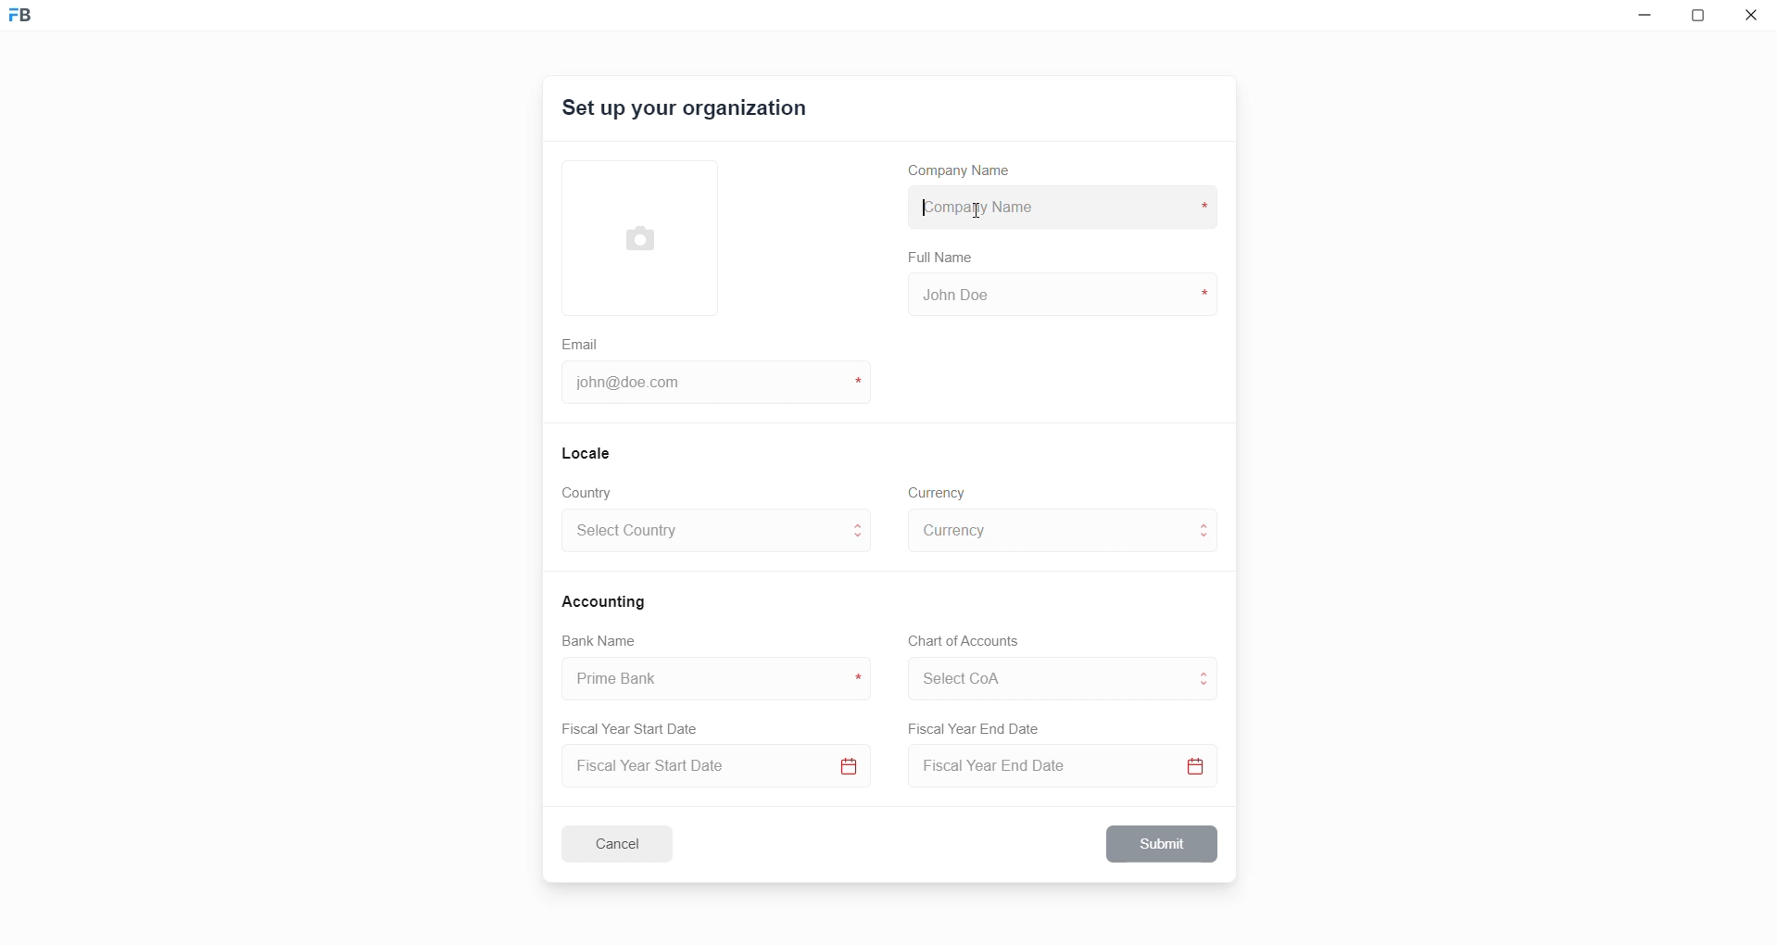 Image resolution: width=1777 pixels, height=945 pixels. I want to click on Currency, so click(939, 491).